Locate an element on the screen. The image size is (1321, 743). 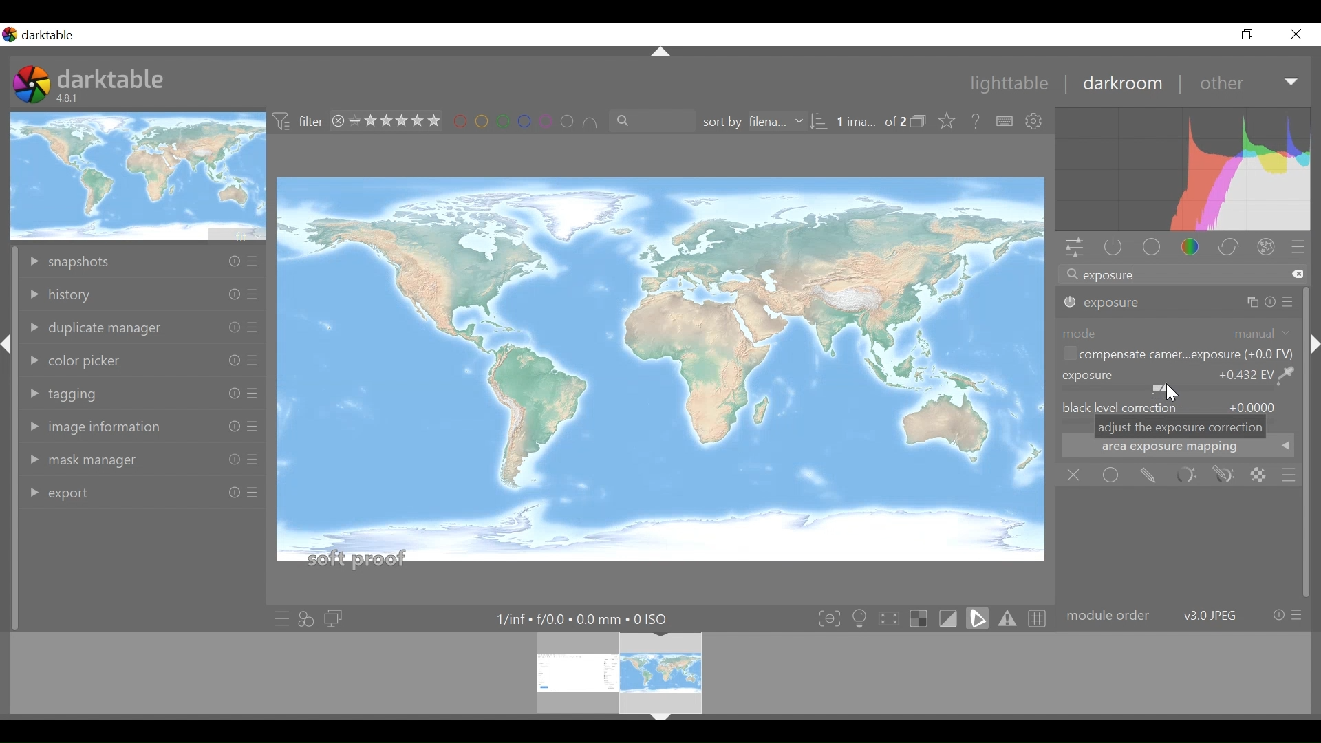
toggle indication of raw overexposure is located at coordinates (923, 618).